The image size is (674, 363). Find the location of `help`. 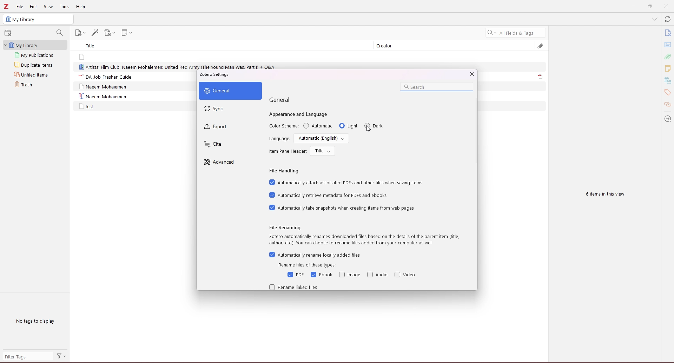

help is located at coordinates (81, 7).